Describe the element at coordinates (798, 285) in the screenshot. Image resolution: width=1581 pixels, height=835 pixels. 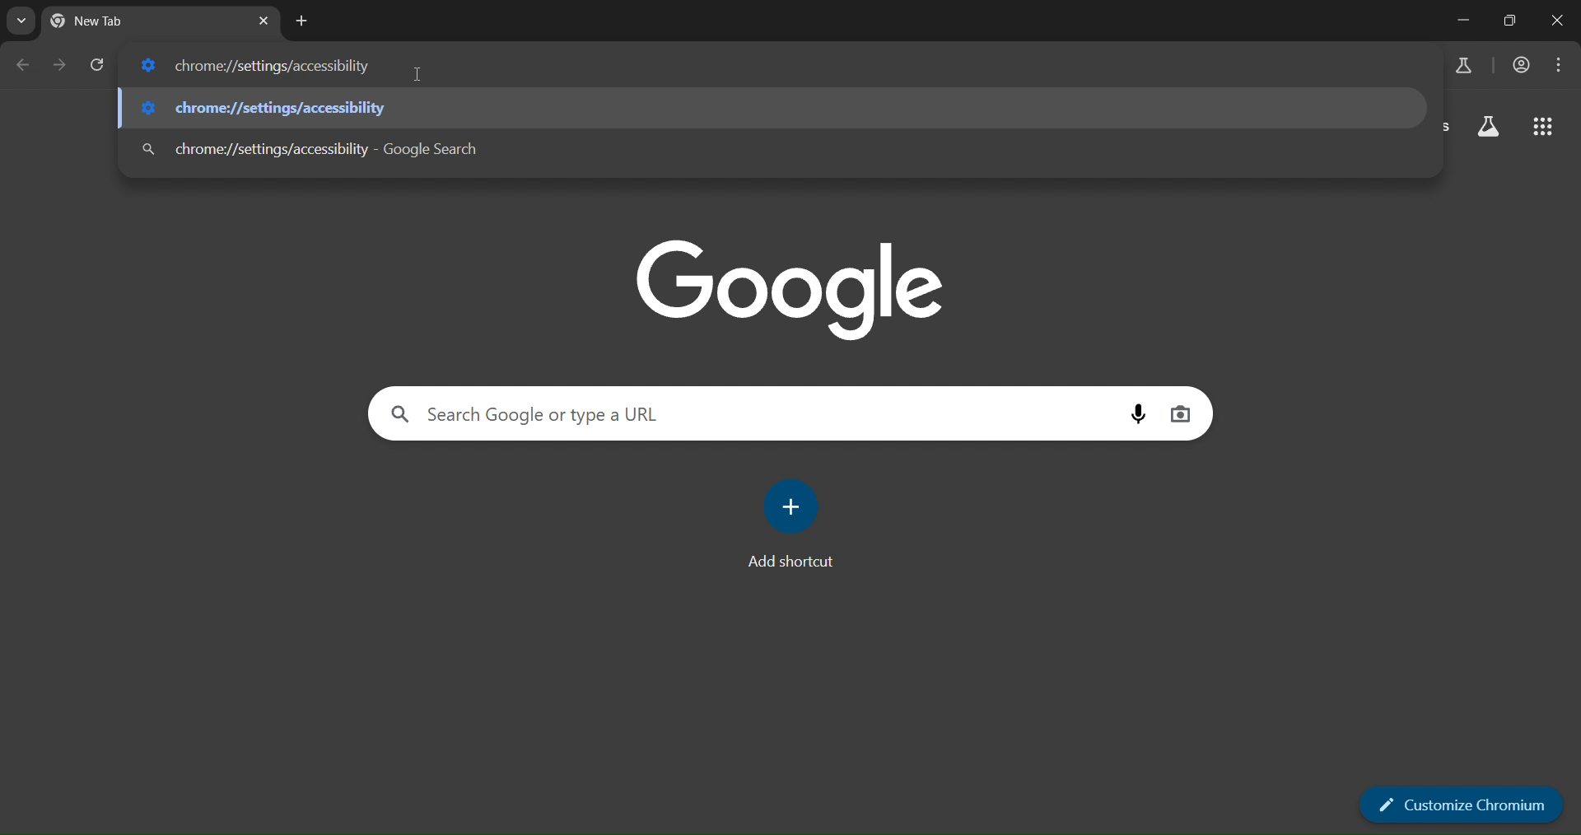
I see `google ` at that location.